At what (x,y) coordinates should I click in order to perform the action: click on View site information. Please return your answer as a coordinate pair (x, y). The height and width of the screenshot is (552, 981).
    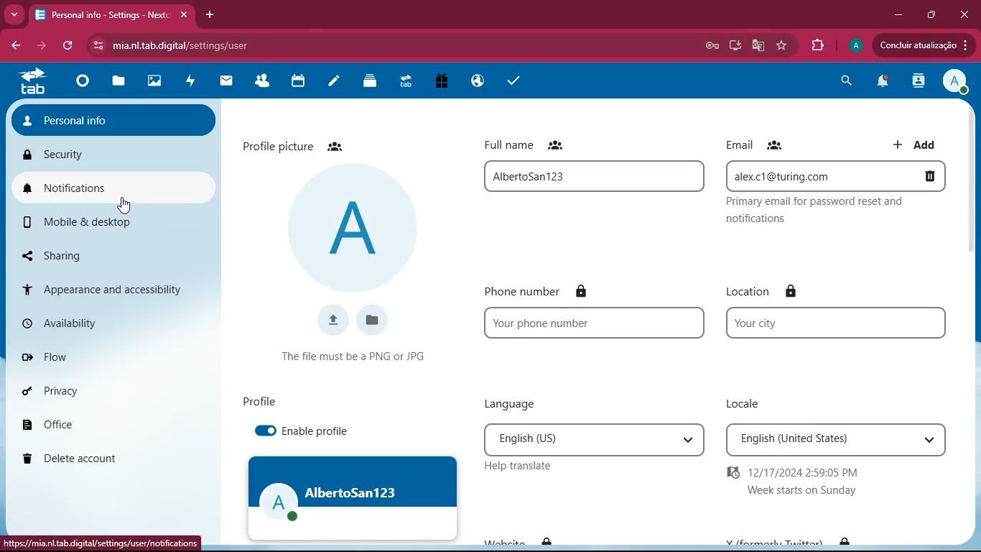
    Looking at the image, I should click on (98, 47).